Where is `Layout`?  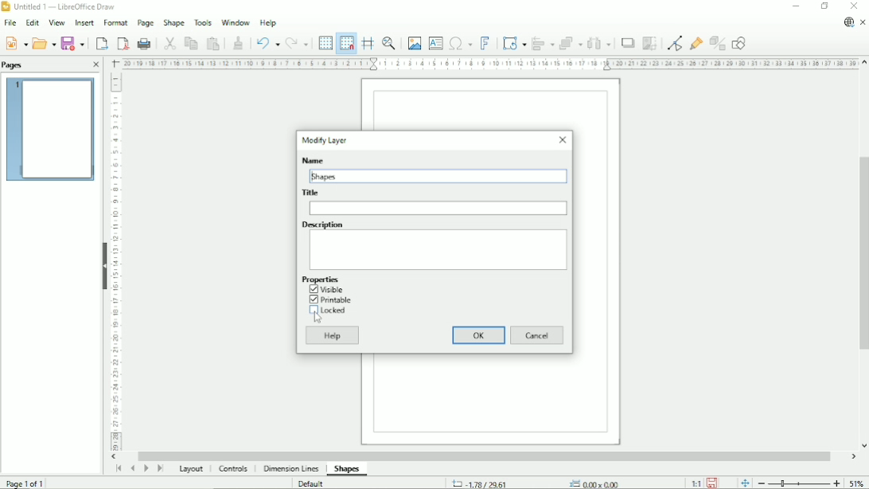
Layout is located at coordinates (189, 470).